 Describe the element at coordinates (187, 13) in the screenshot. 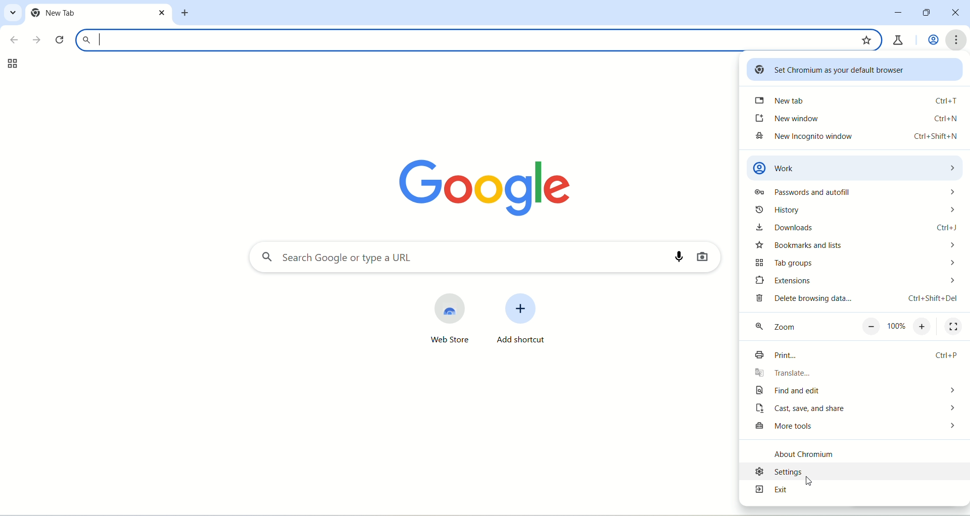

I see `new tab` at that location.